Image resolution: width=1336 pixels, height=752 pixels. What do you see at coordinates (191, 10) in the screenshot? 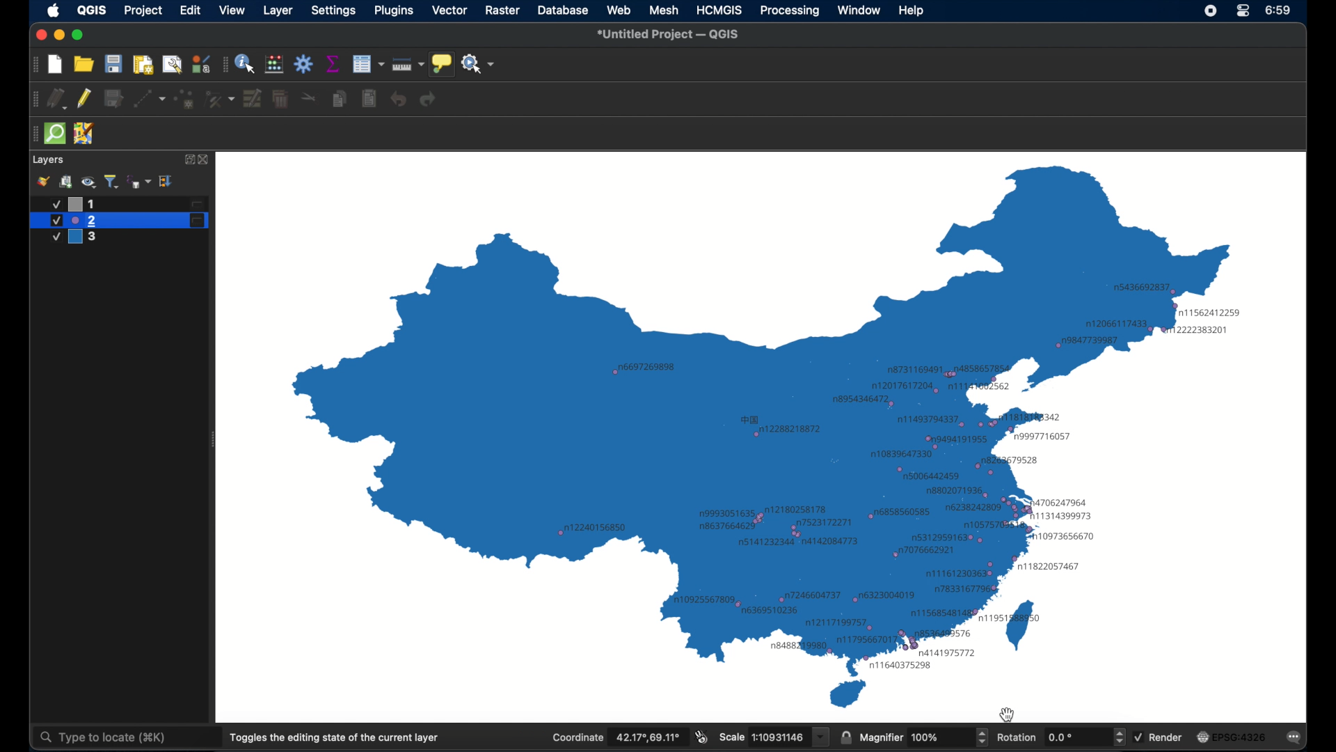
I see `edit` at bounding box center [191, 10].